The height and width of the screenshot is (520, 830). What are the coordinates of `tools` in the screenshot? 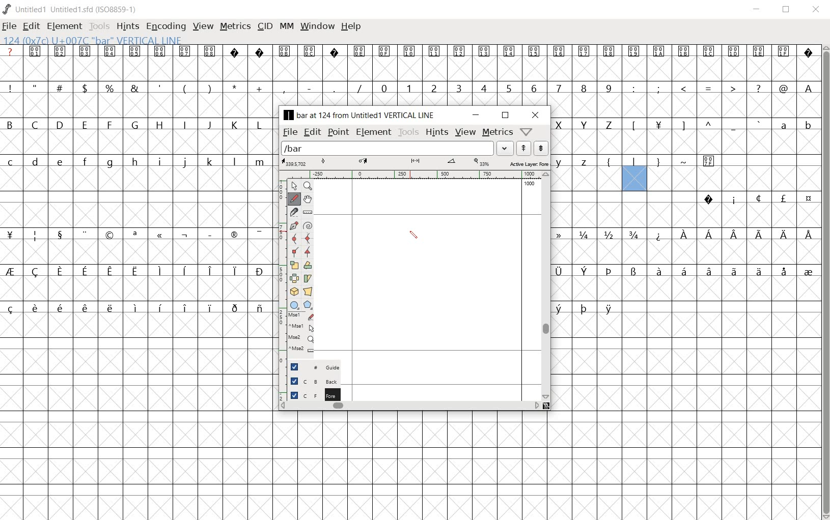 It's located at (99, 25).